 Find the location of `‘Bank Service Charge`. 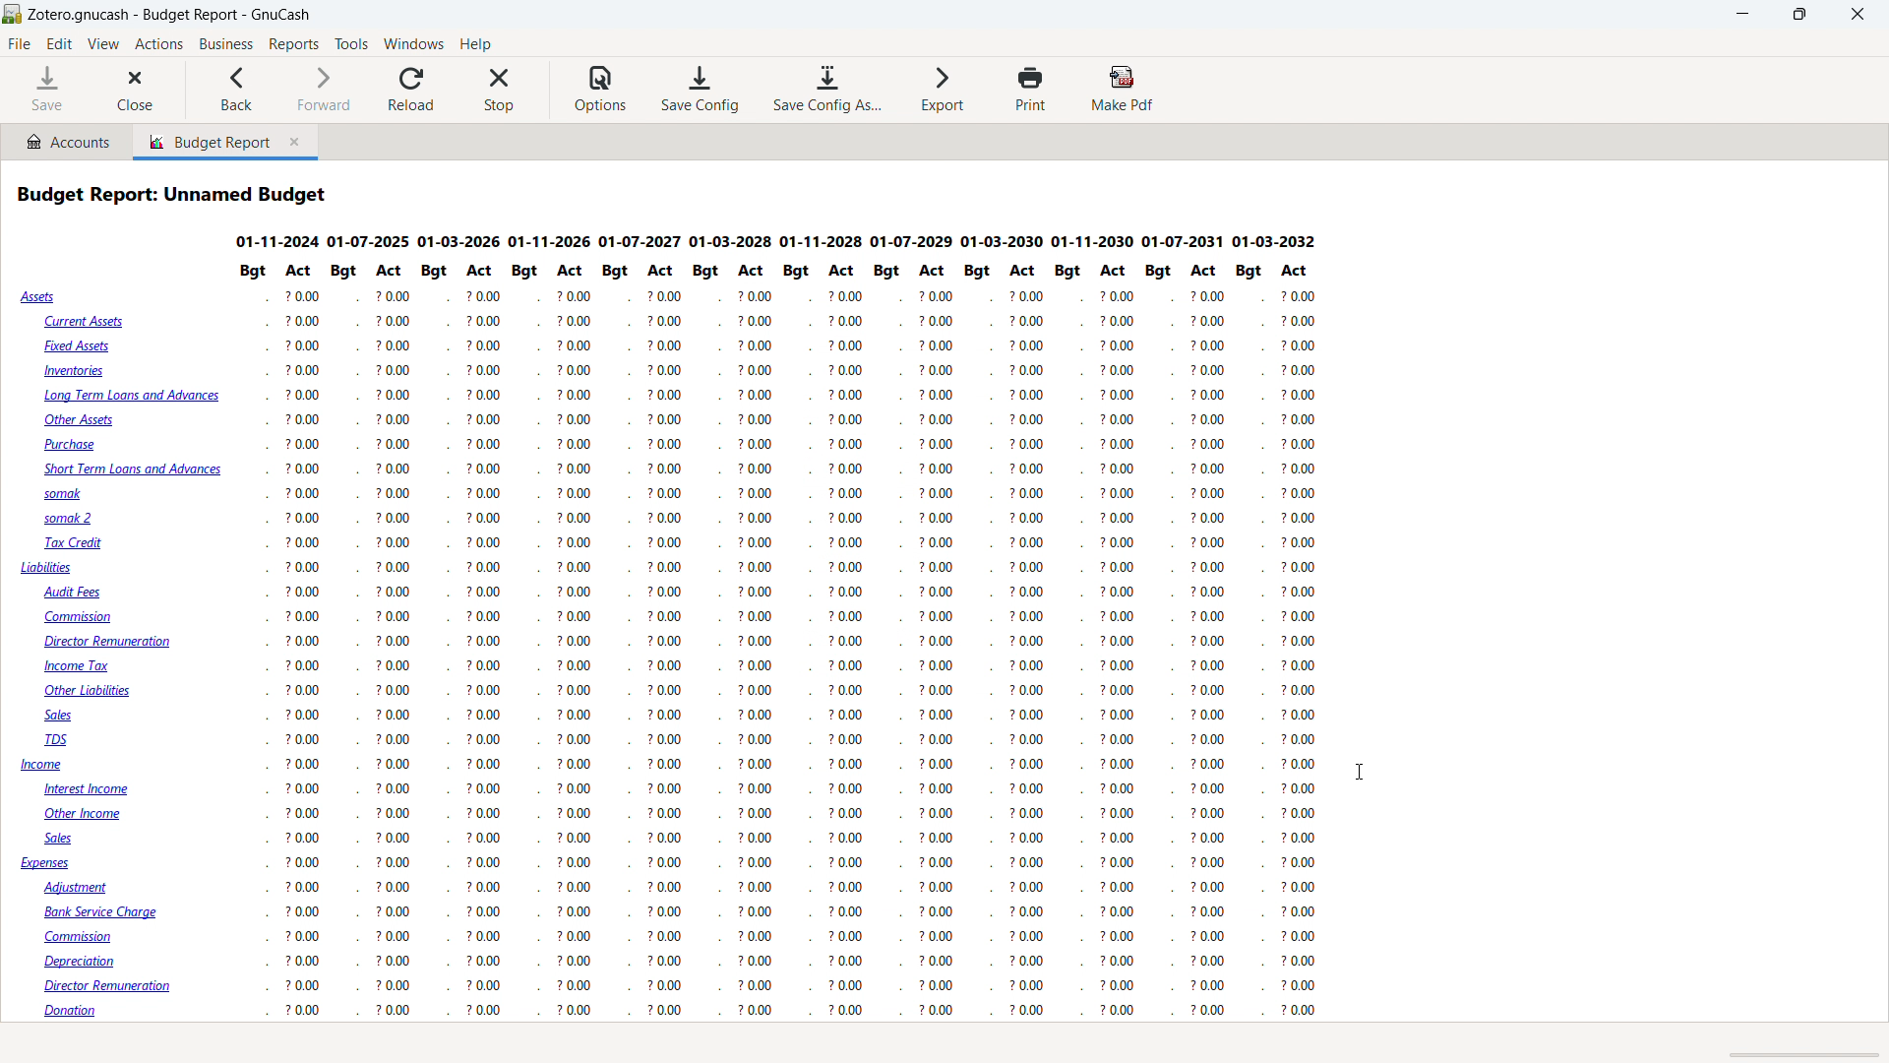

‘Bank Service Charge is located at coordinates (105, 910).